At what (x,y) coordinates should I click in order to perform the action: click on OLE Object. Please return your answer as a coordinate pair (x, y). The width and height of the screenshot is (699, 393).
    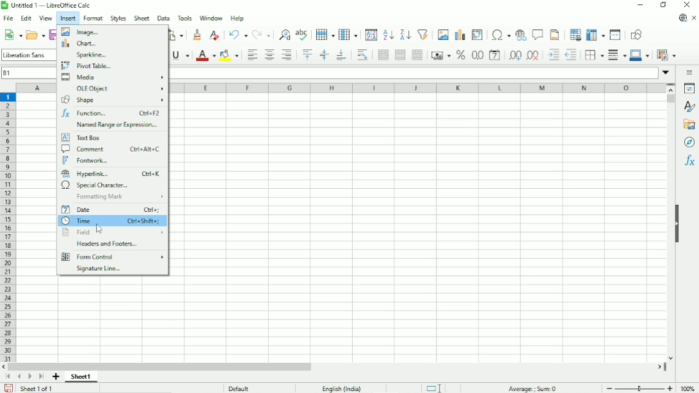
    Looking at the image, I should click on (120, 90).